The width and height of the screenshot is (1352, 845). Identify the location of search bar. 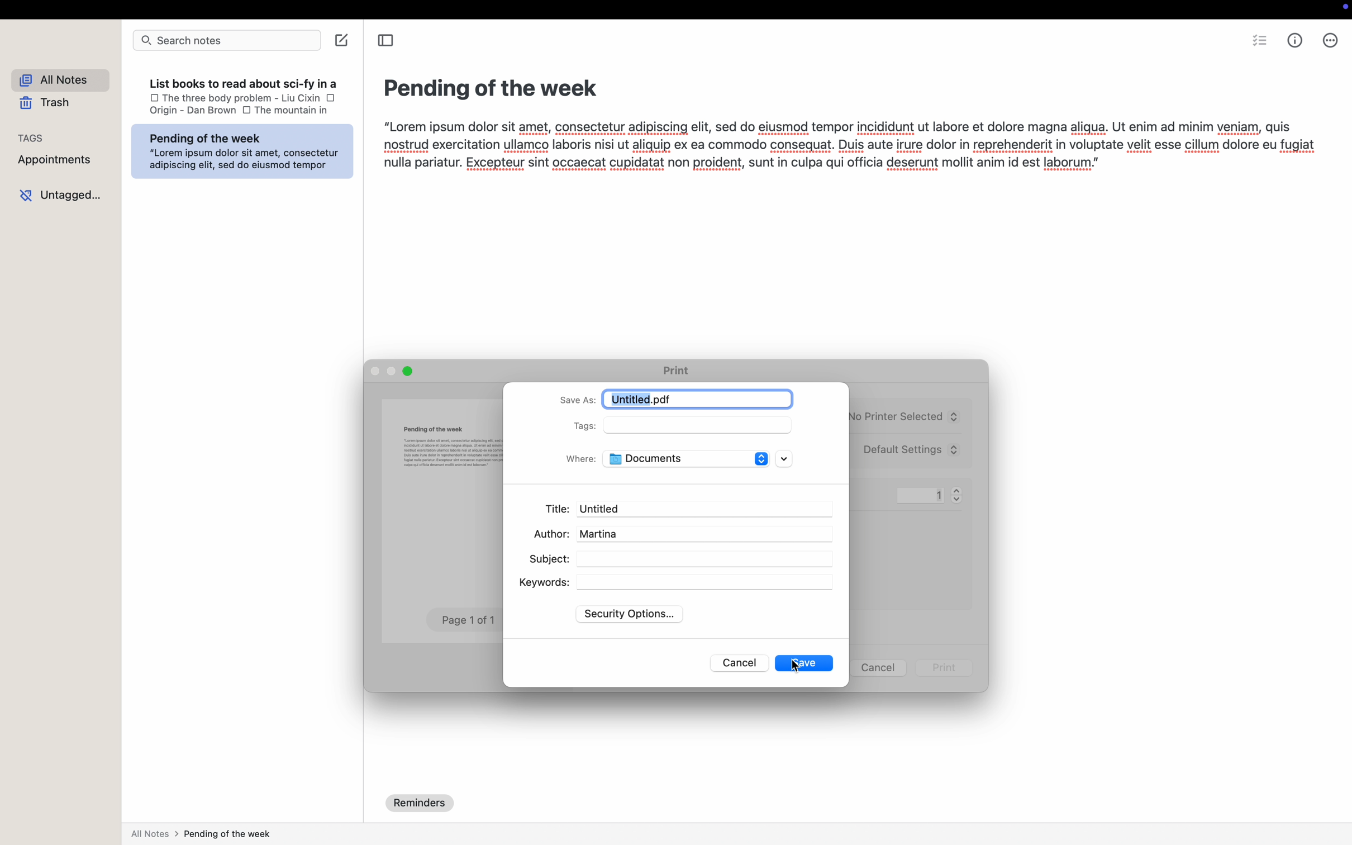
(227, 41).